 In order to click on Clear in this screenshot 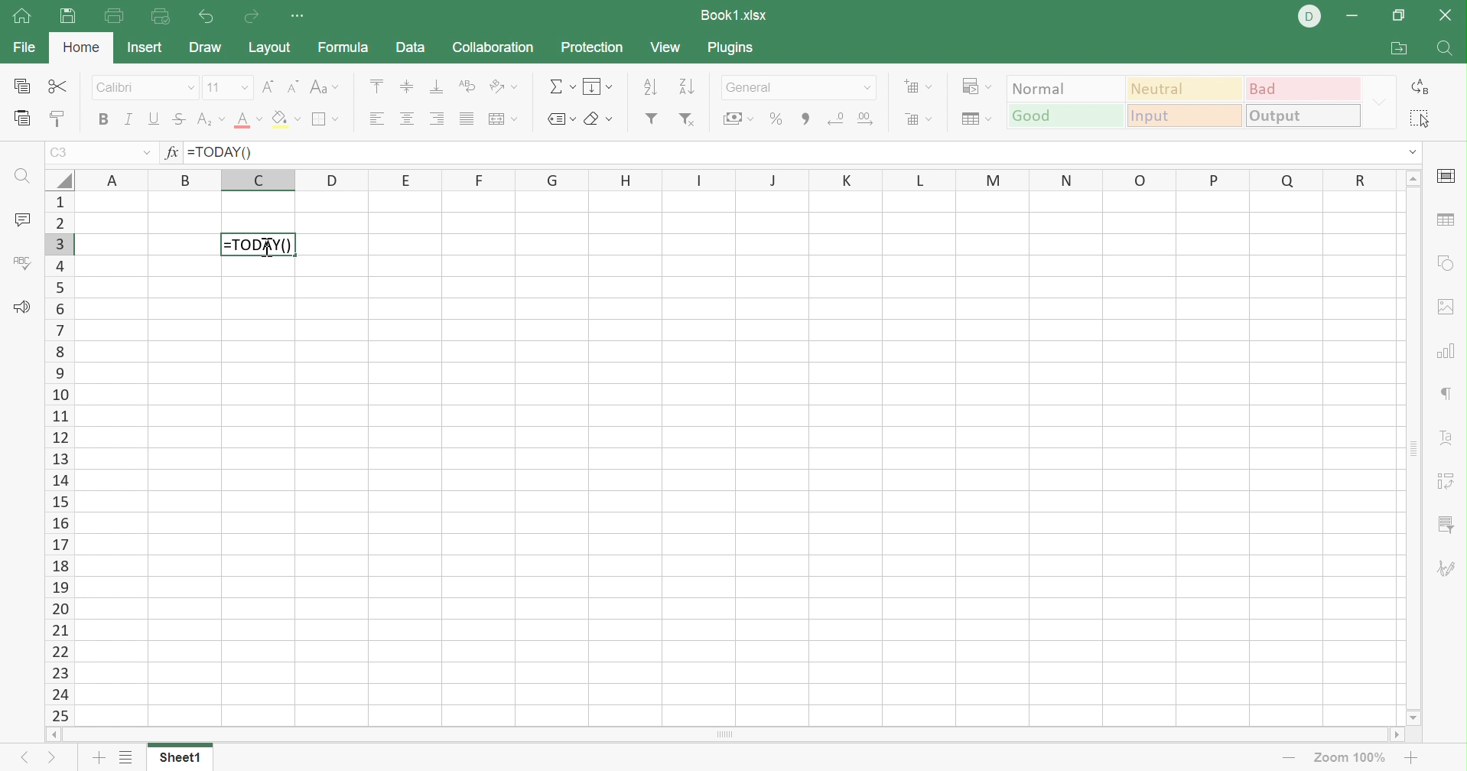, I will do `click(599, 119)`.